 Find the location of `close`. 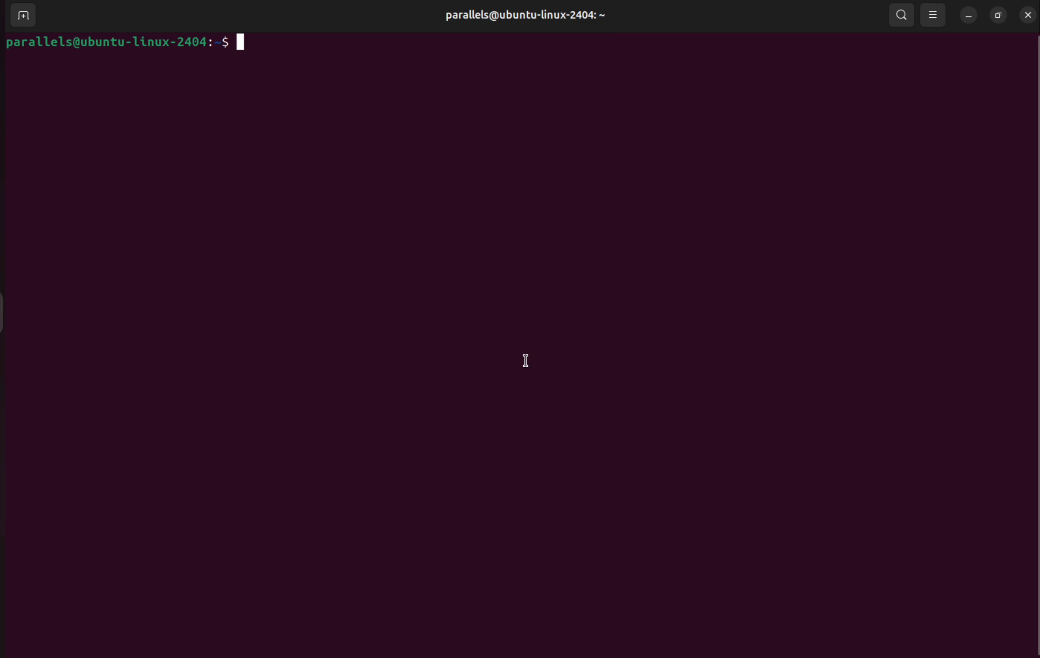

close is located at coordinates (1027, 14).